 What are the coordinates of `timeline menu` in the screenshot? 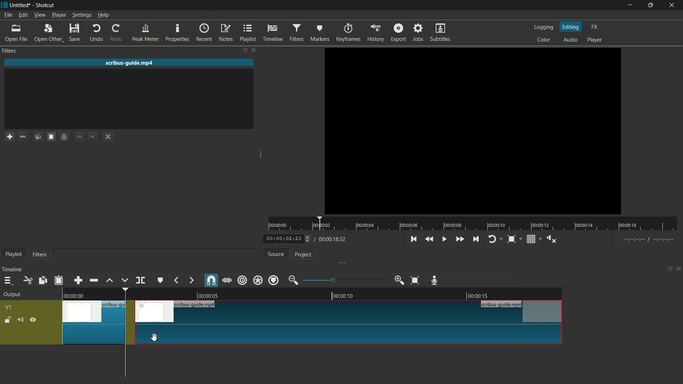 It's located at (7, 281).